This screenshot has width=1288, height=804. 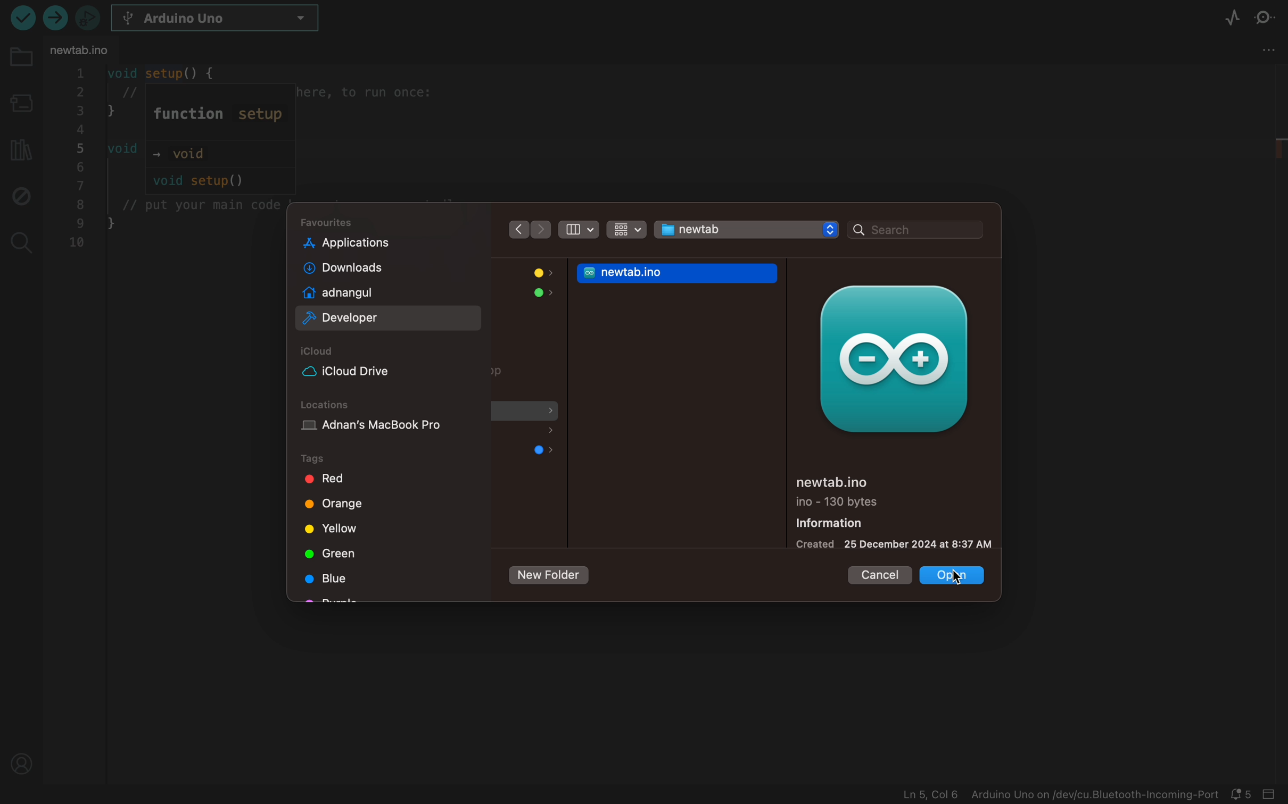 I want to click on colors, so click(x=544, y=451).